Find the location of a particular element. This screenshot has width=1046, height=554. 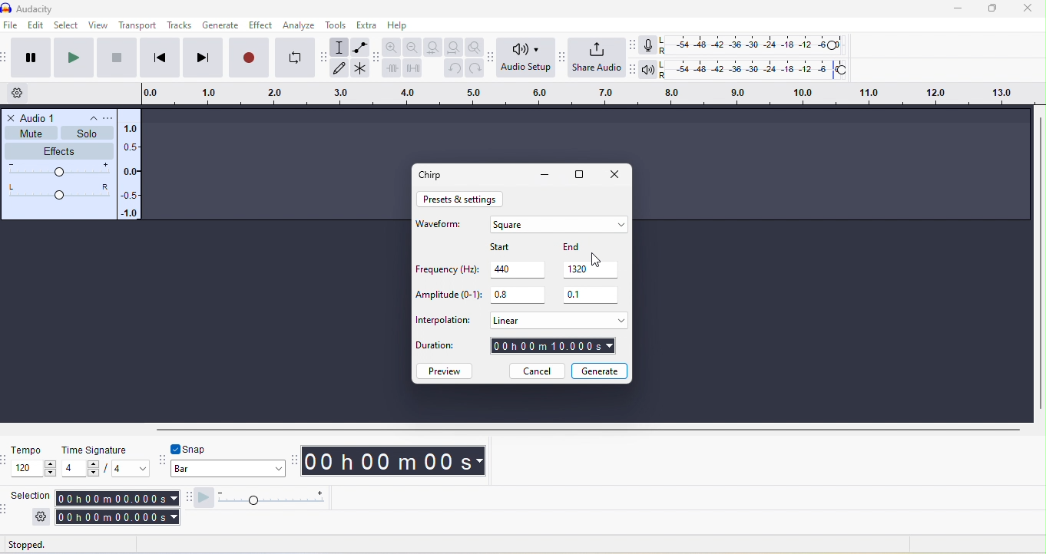

selection is located at coordinates (30, 495).